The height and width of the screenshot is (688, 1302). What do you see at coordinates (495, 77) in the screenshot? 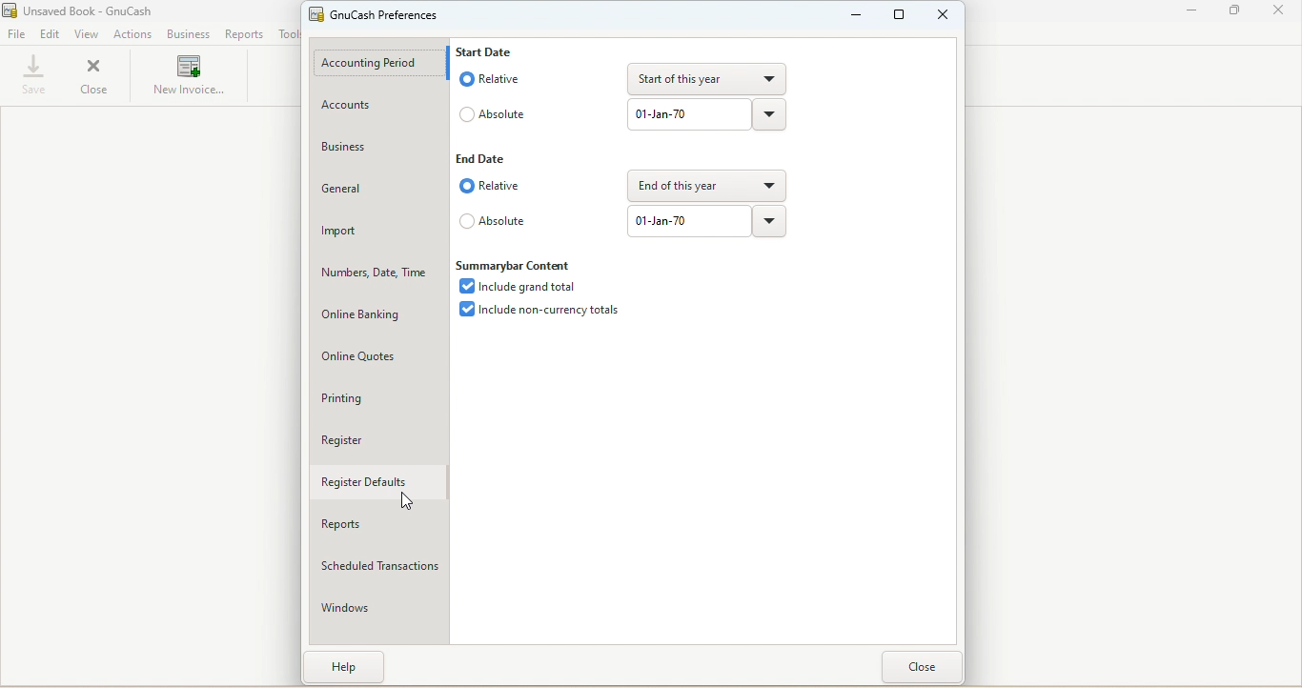
I see `Relative` at bounding box center [495, 77].